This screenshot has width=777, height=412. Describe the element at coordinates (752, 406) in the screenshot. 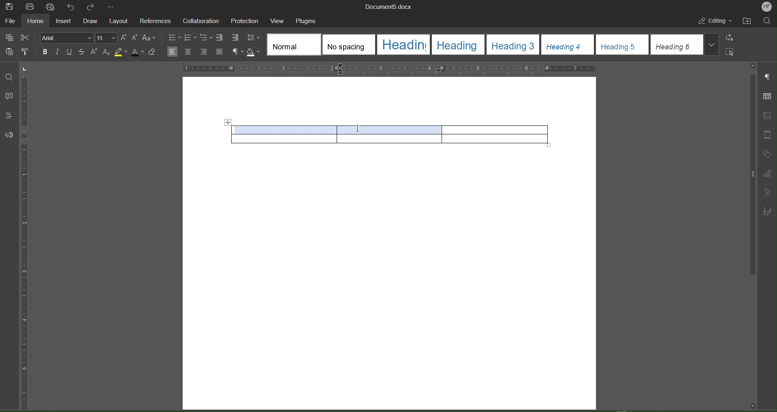

I see `scroll down` at that location.